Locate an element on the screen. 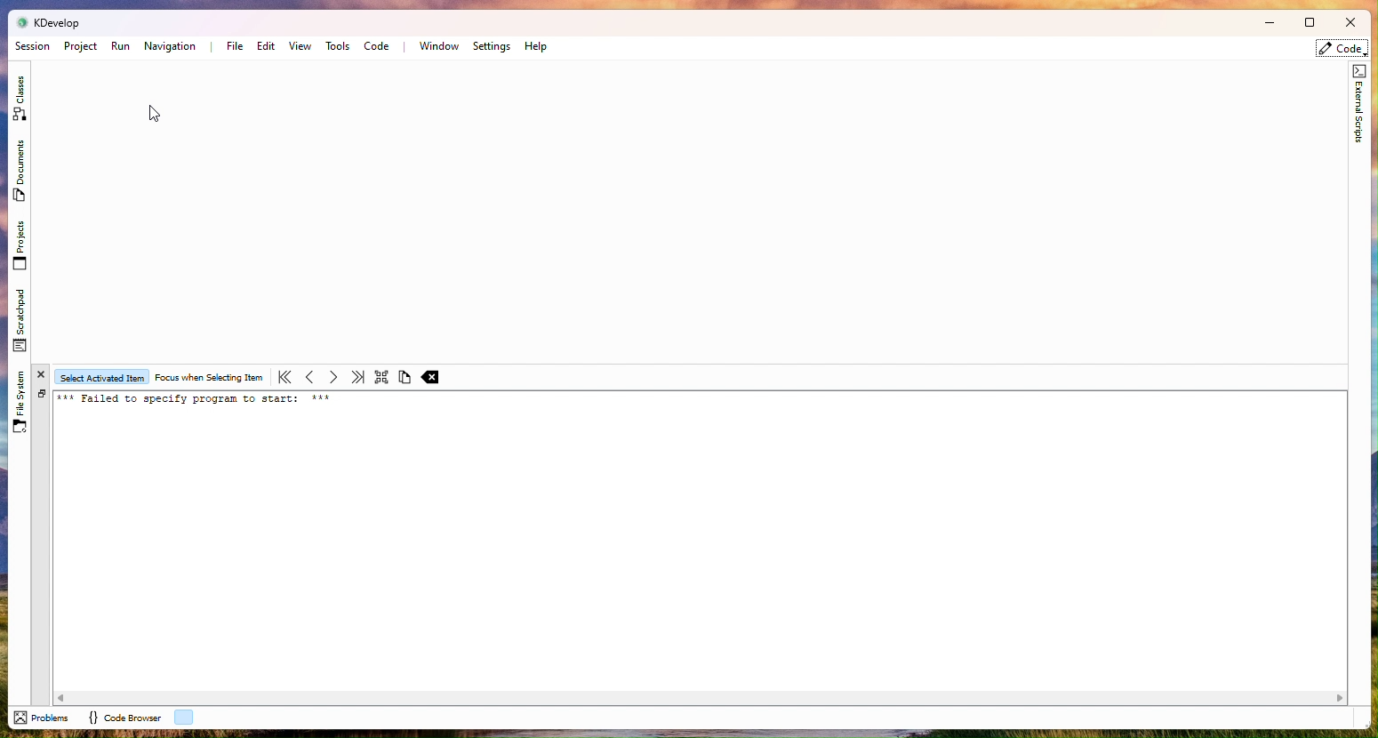 Image resolution: width=1378 pixels, height=738 pixels. External scripts is located at coordinates (1358, 110).